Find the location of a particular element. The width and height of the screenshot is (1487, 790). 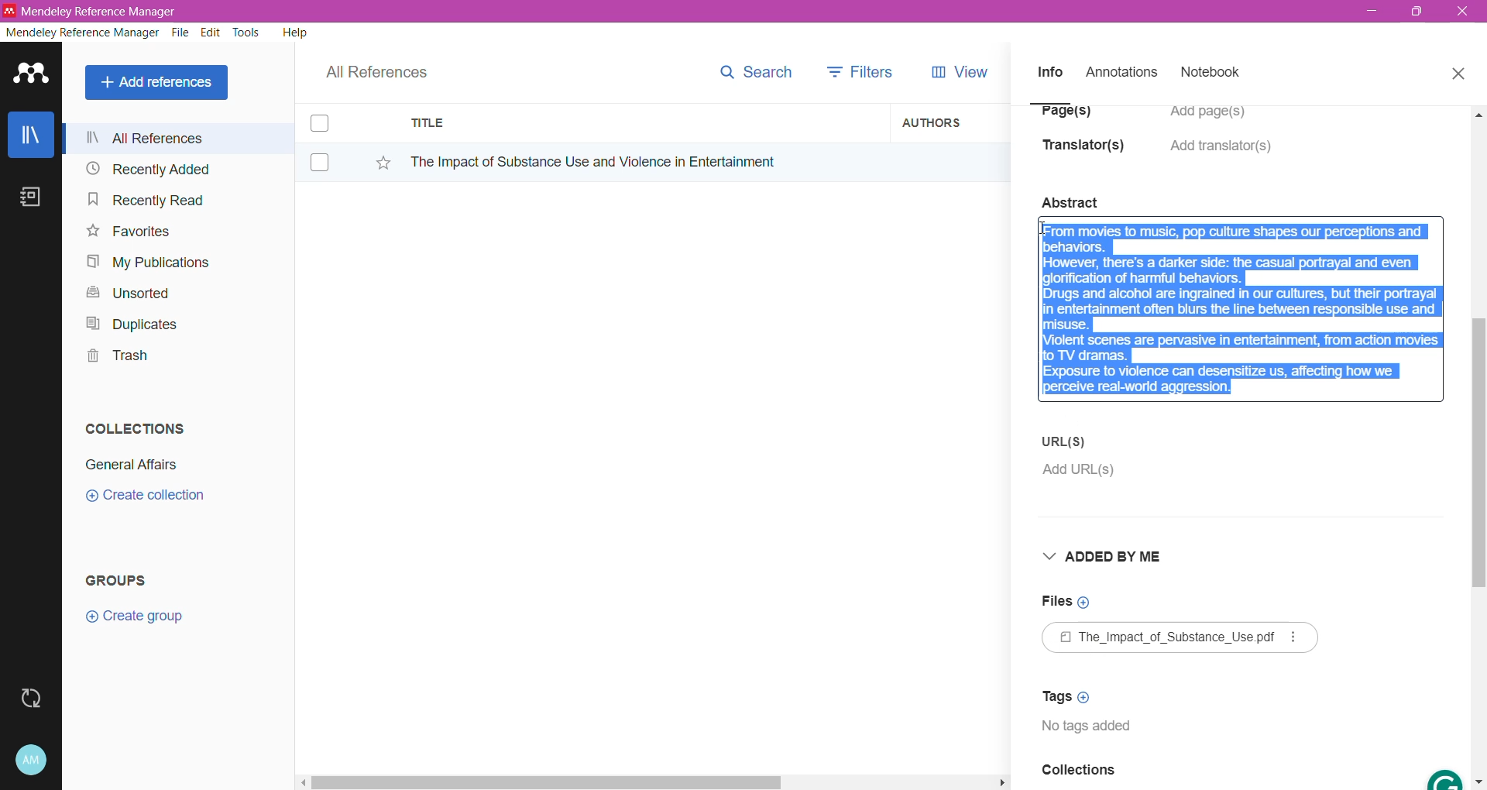

Click to Add to Favorites is located at coordinates (375, 160).